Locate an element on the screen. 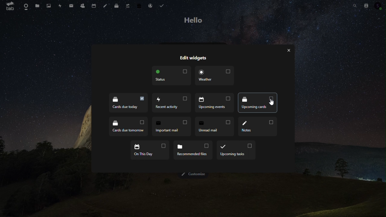 This screenshot has width=386, height=217. Close is located at coordinates (288, 51).